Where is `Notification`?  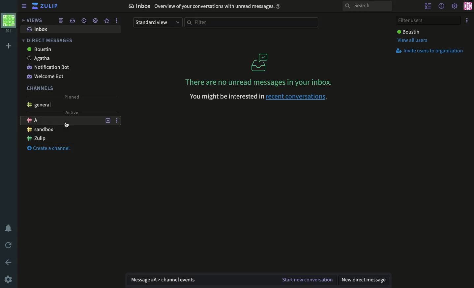 Notification is located at coordinates (9, 229).